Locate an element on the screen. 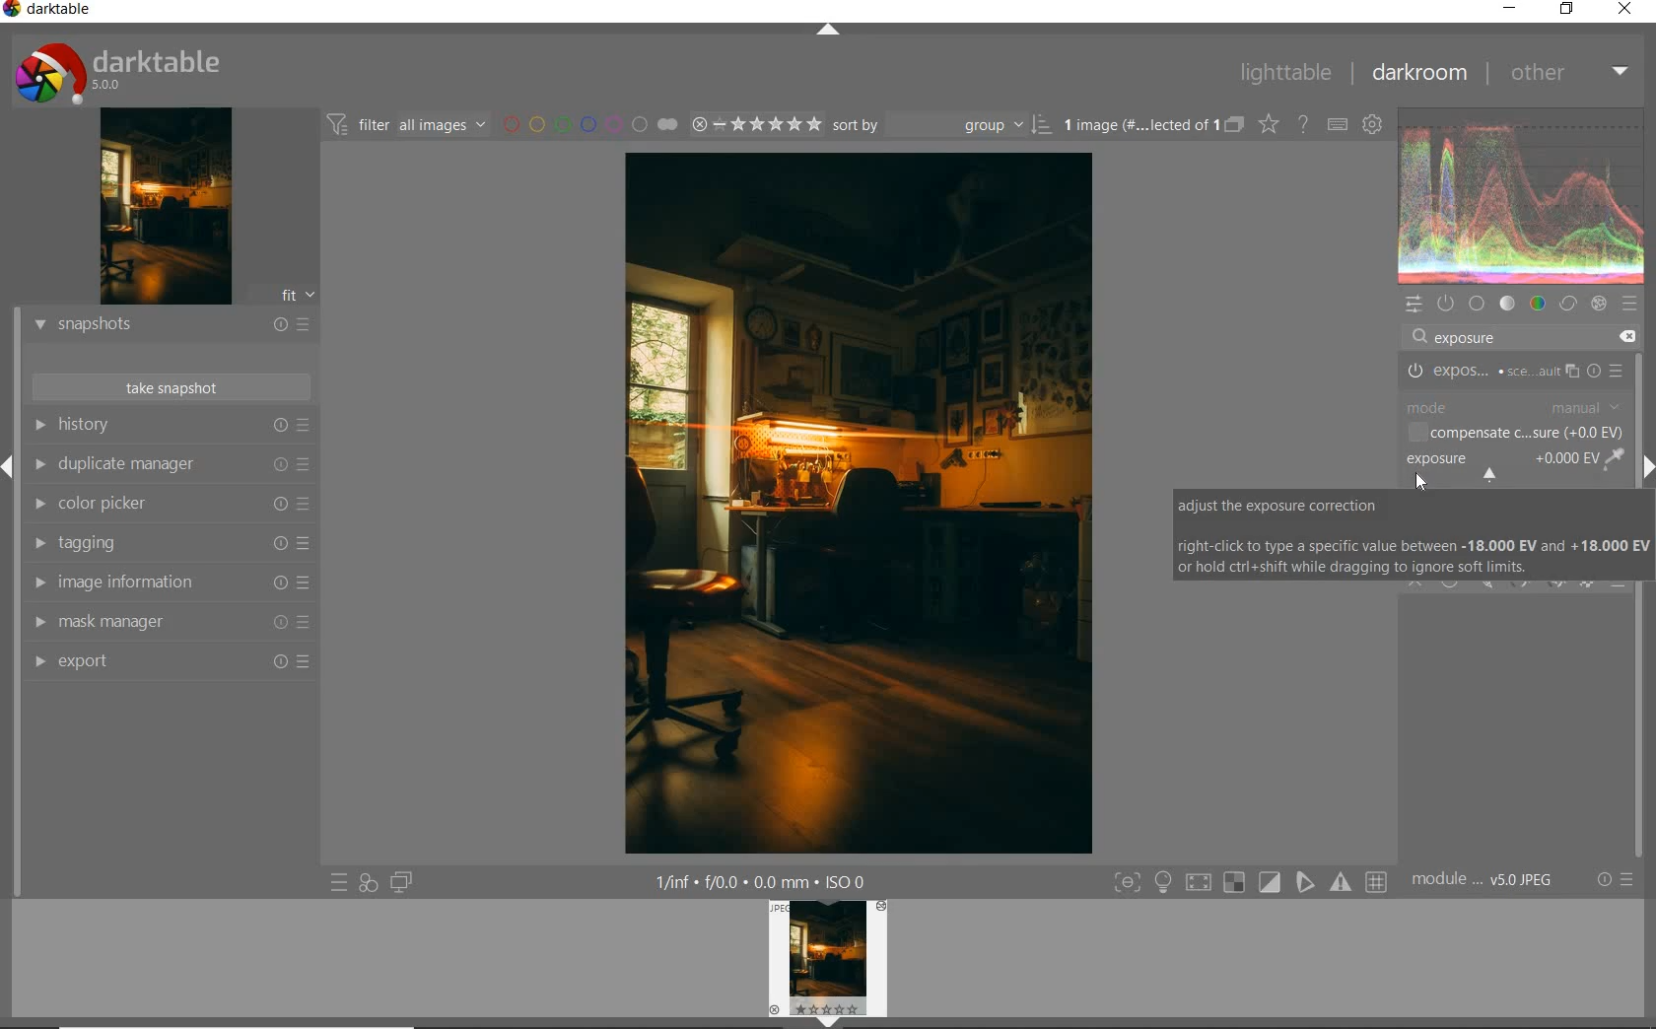  tagging is located at coordinates (171, 542).